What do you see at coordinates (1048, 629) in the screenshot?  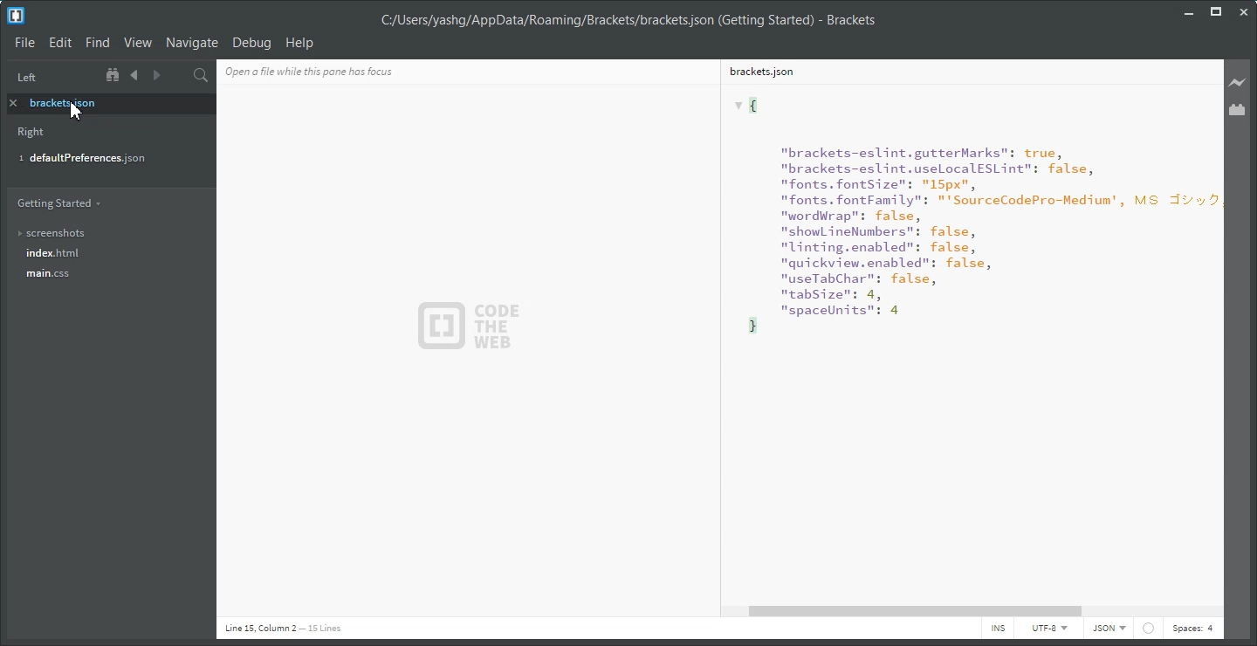 I see `UTF-8` at bounding box center [1048, 629].